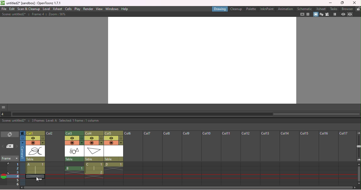 The height and width of the screenshot is (190, 361). I want to click on Cleanup, so click(237, 9).